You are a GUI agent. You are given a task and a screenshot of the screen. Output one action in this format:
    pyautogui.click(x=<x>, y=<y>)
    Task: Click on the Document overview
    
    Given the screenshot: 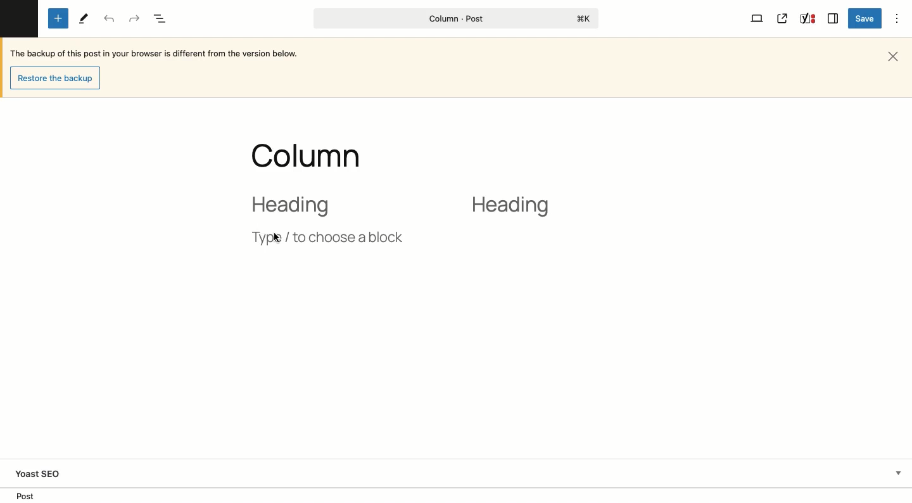 What is the action you would take?
    pyautogui.click(x=162, y=20)
    